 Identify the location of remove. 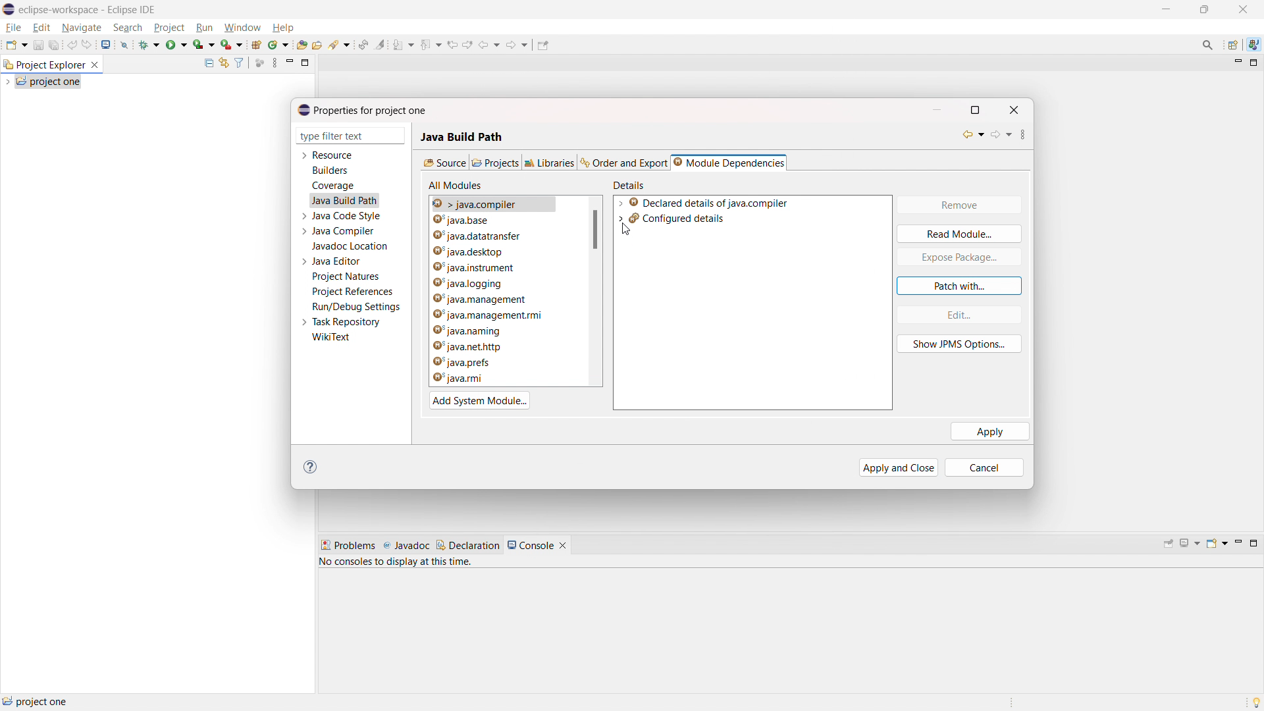
(959, 205).